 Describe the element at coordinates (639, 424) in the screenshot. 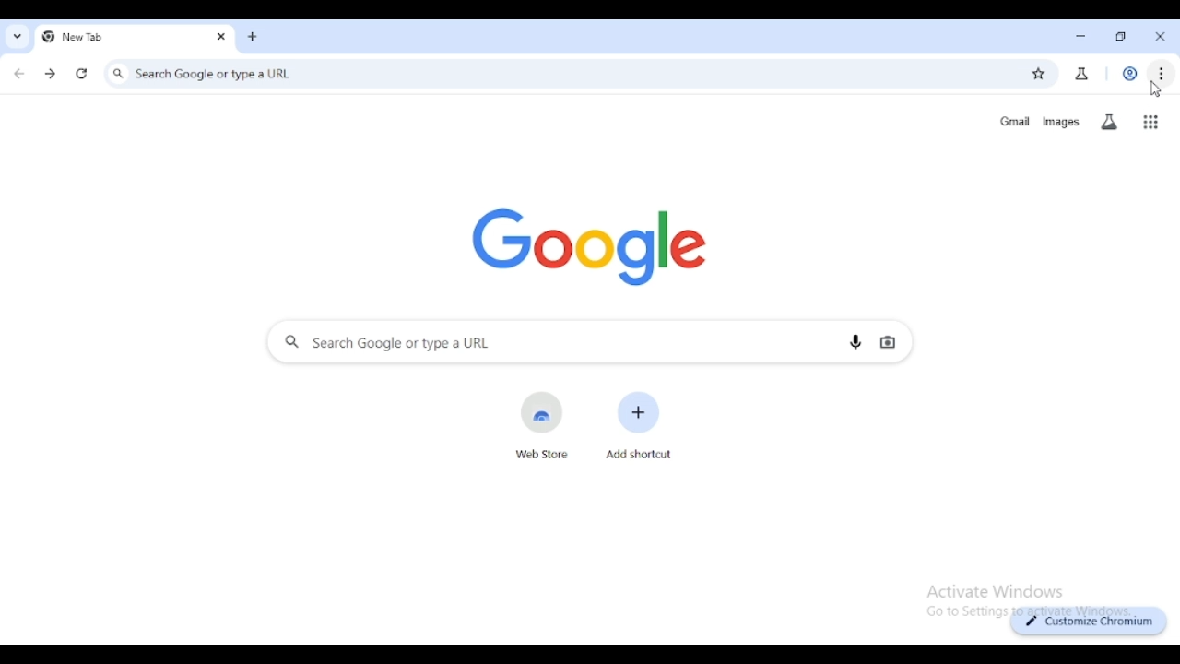

I see `add shortcut` at that location.